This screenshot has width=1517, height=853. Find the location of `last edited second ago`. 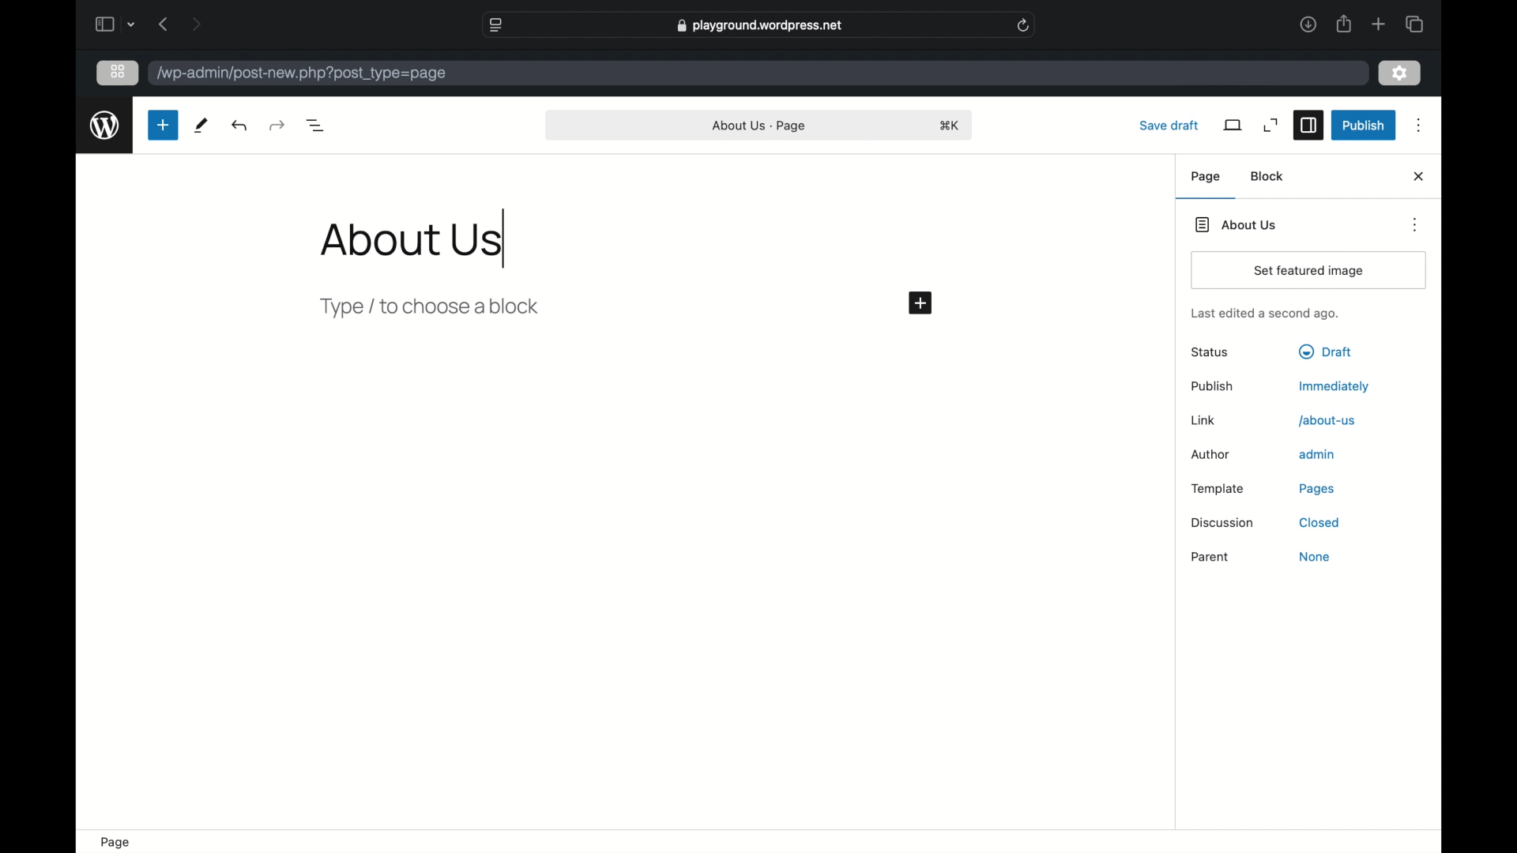

last edited second ago is located at coordinates (1264, 314).